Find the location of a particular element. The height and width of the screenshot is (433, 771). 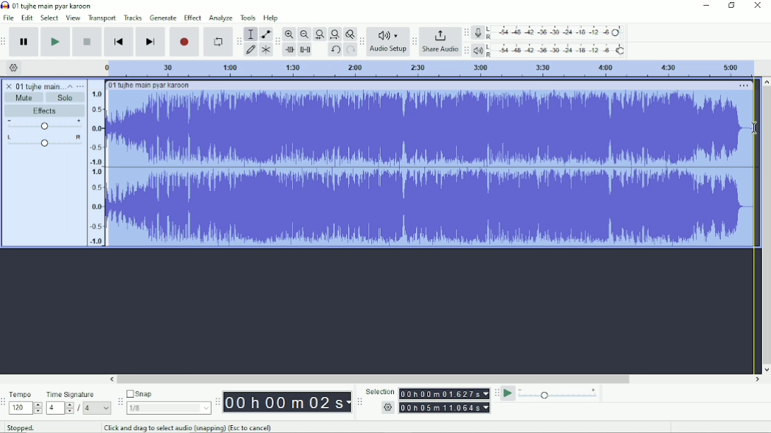

Skip to start is located at coordinates (119, 42).